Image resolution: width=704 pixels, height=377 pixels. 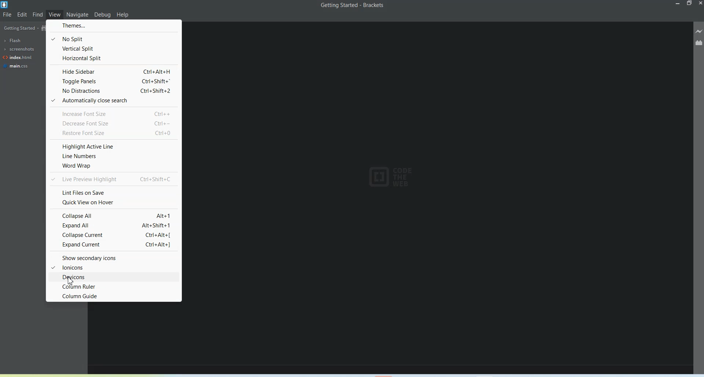 I want to click on Line Number, so click(x=114, y=156).